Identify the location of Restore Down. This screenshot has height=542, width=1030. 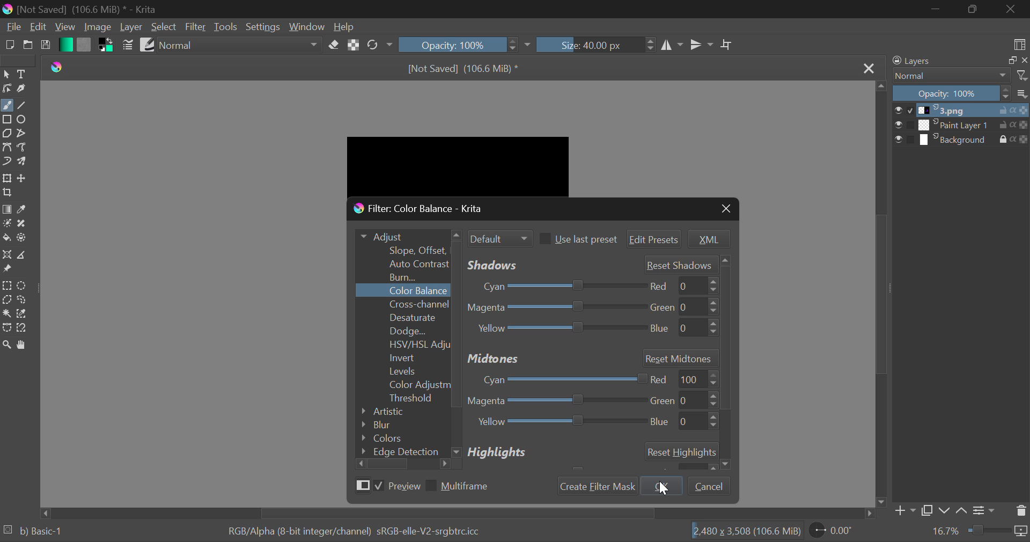
(937, 9).